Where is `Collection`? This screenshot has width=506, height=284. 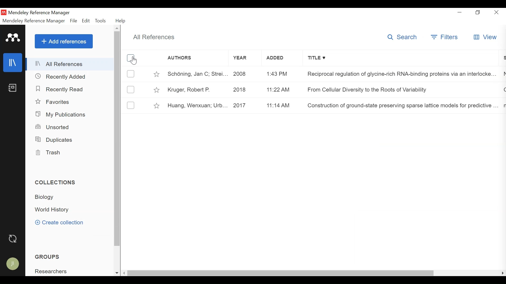 Collection is located at coordinates (64, 271).